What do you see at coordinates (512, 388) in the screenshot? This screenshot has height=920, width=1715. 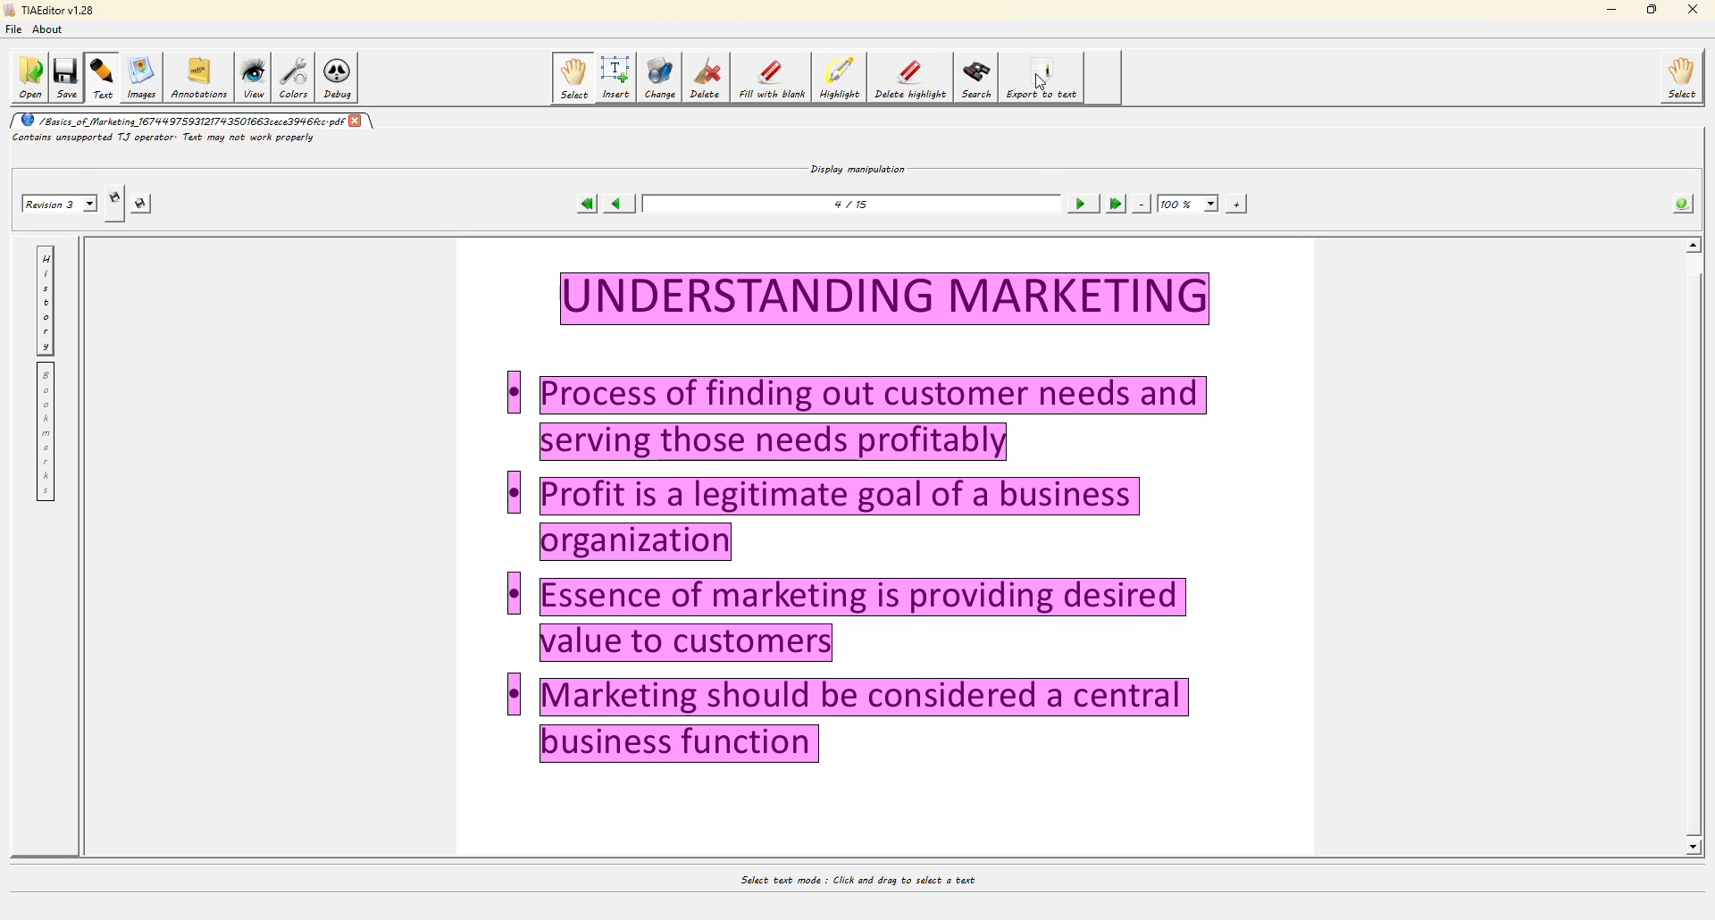 I see `` at bounding box center [512, 388].